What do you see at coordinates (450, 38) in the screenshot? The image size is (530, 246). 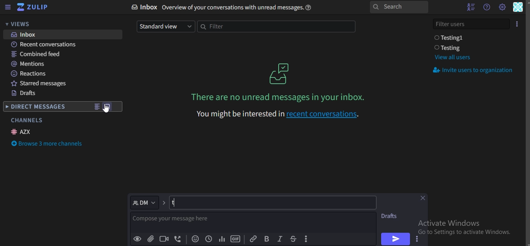 I see `testing1` at bounding box center [450, 38].